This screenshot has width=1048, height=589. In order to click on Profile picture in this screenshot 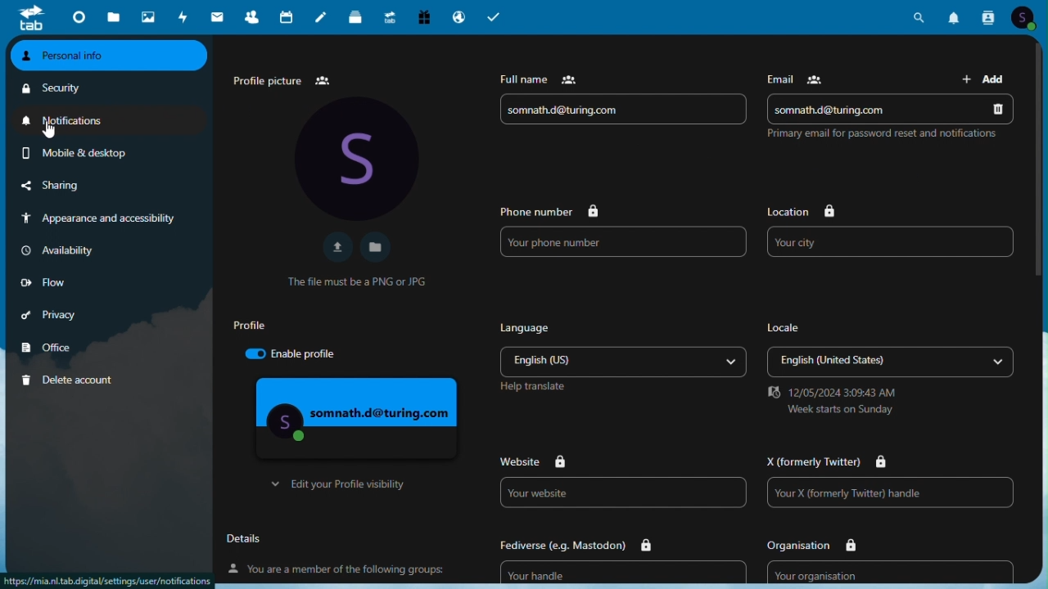, I will do `click(287, 82)`.